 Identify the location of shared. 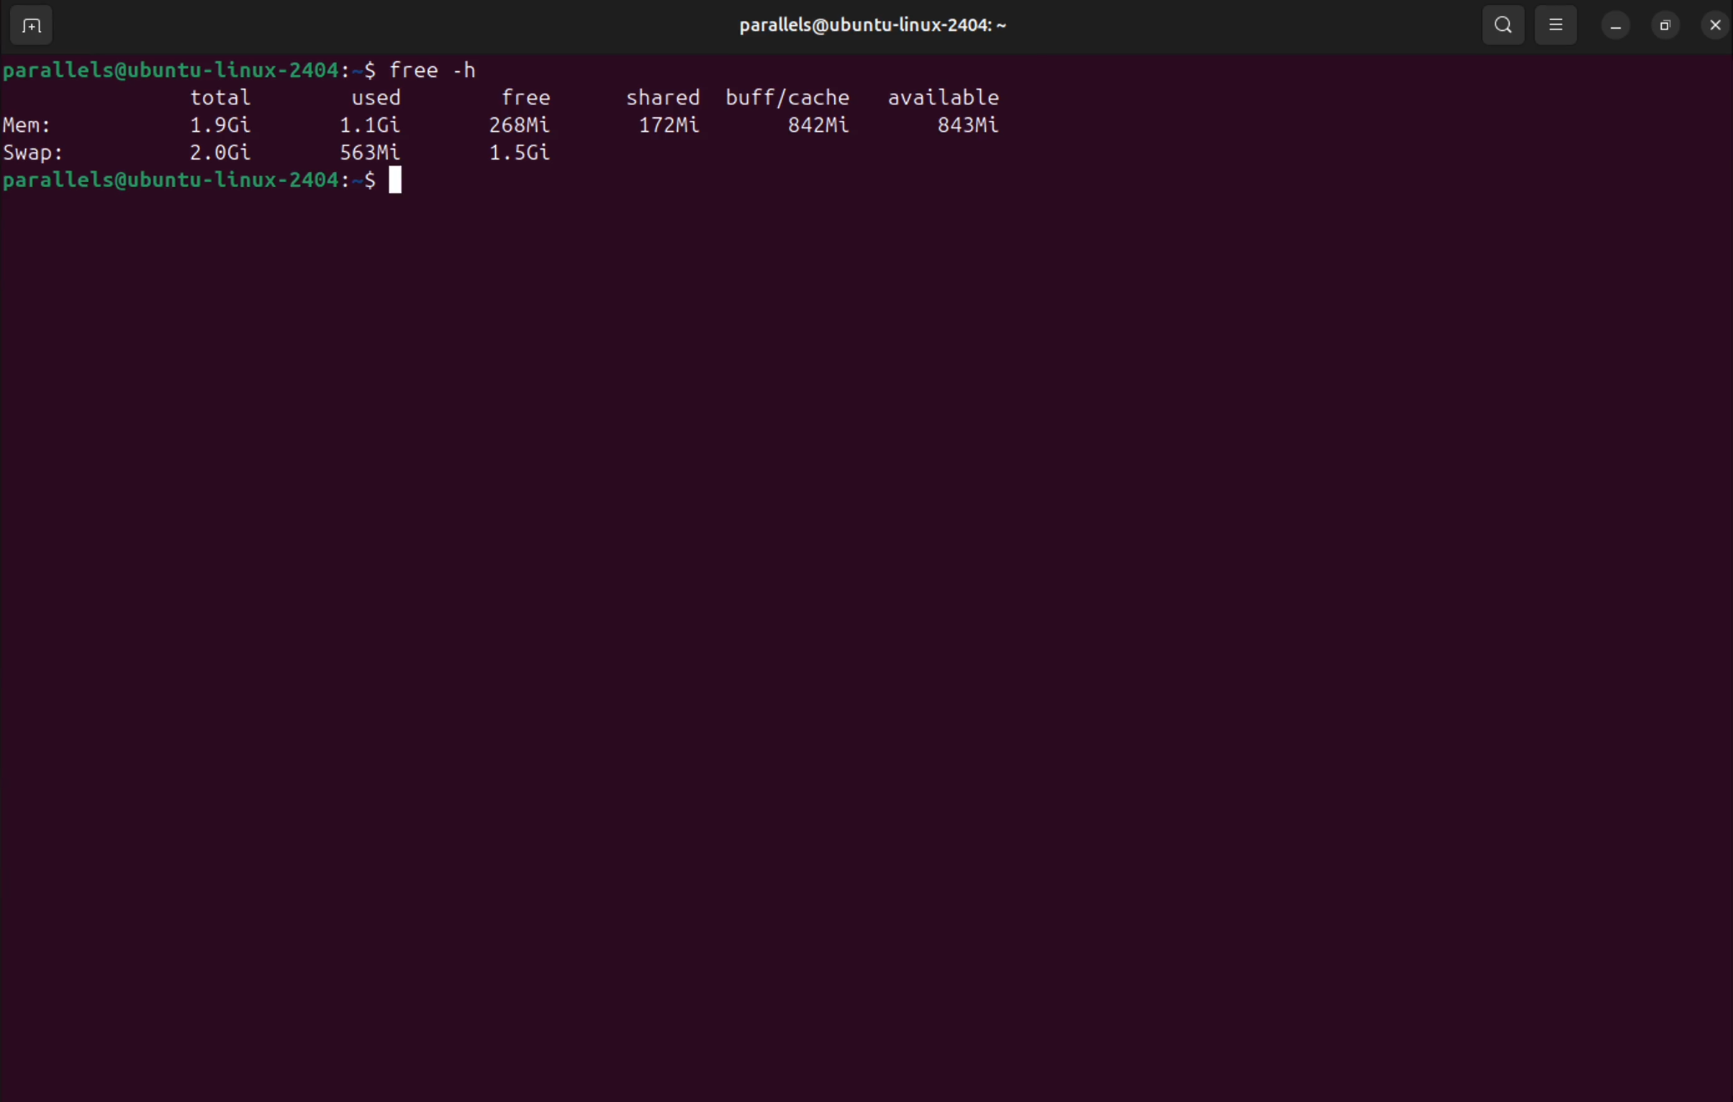
(664, 96).